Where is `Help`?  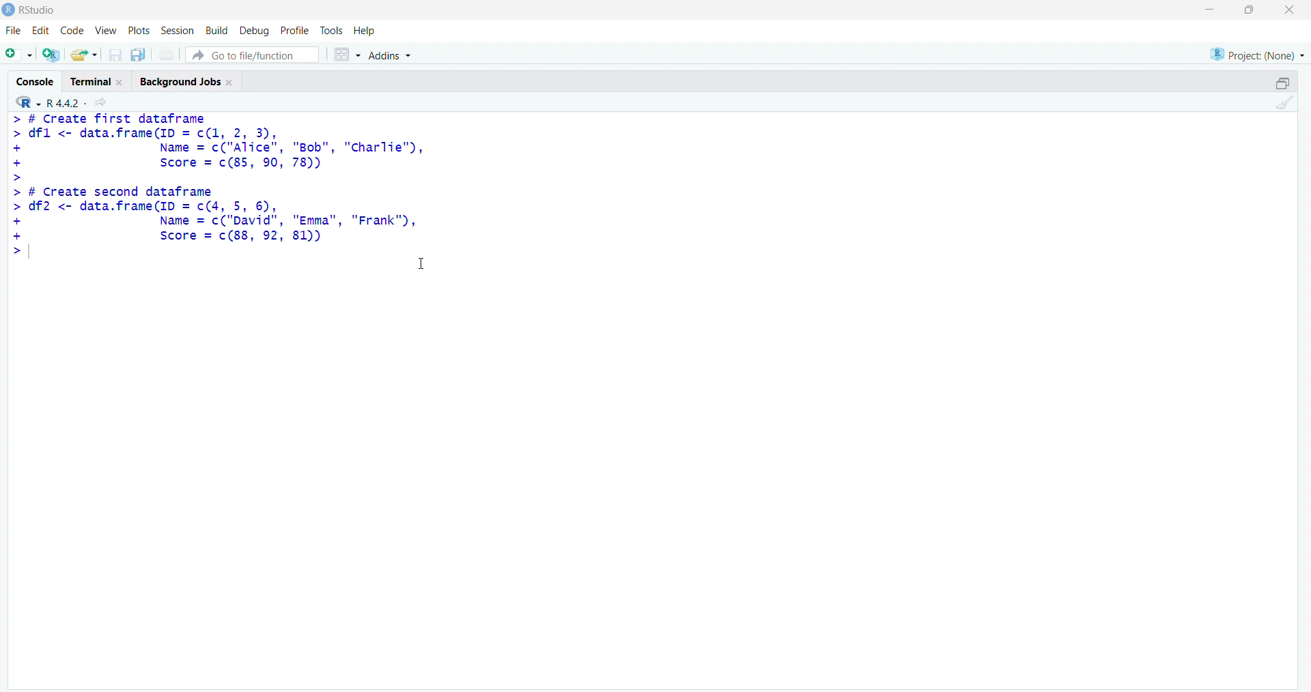
Help is located at coordinates (365, 30).